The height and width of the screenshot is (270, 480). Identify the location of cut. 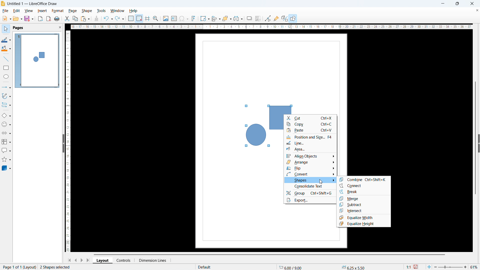
(67, 19).